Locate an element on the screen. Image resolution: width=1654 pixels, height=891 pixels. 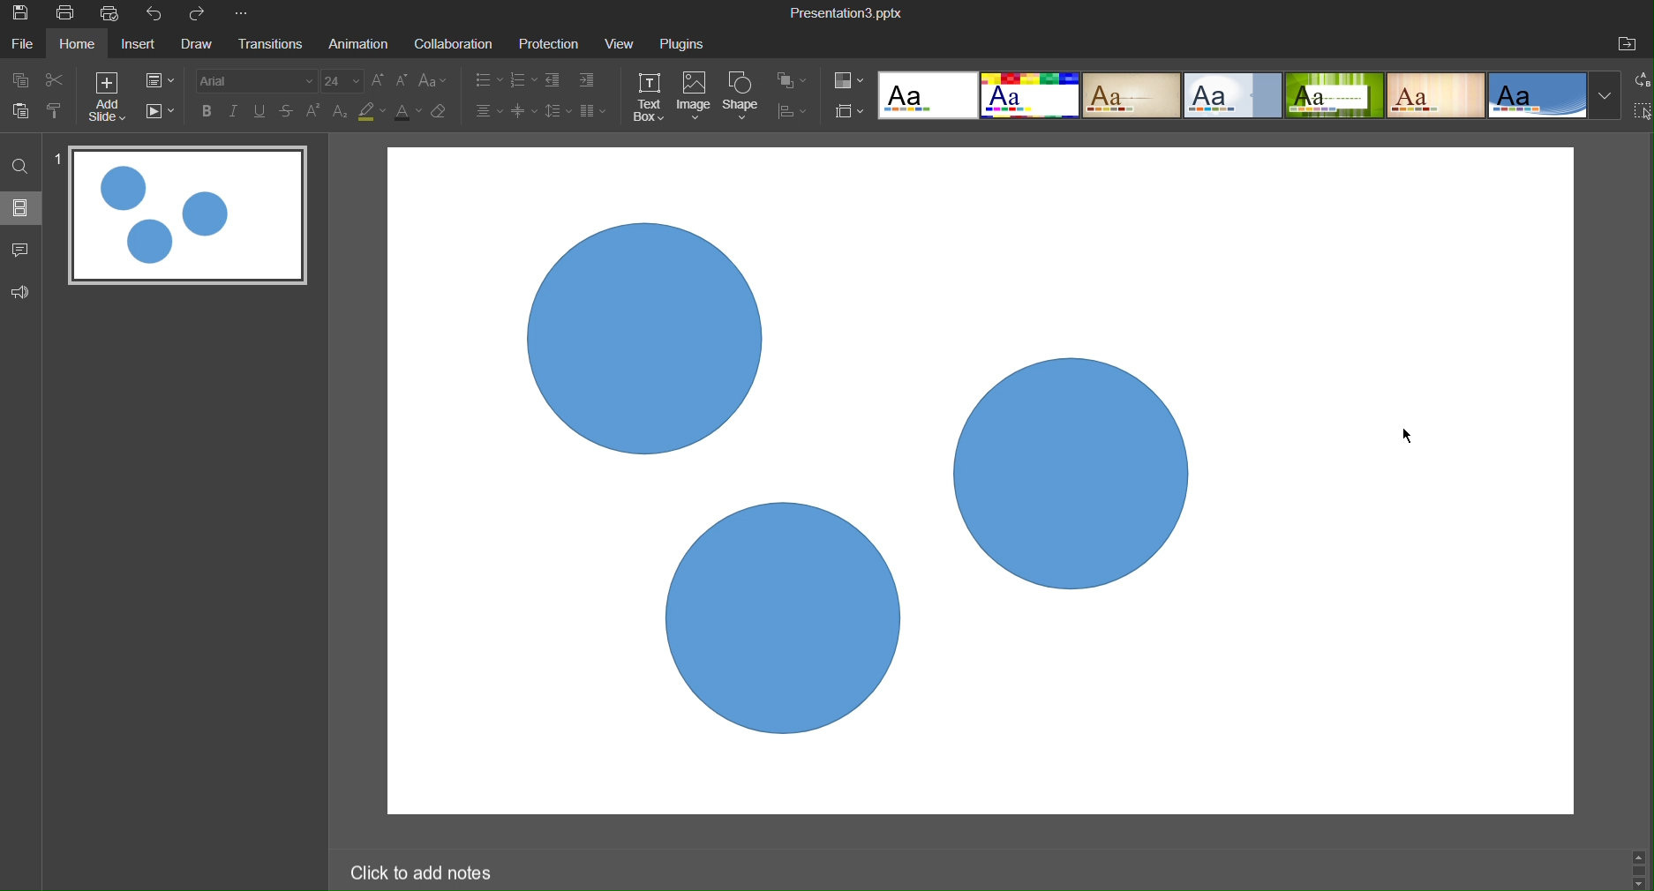
Collaboration is located at coordinates (456, 44).